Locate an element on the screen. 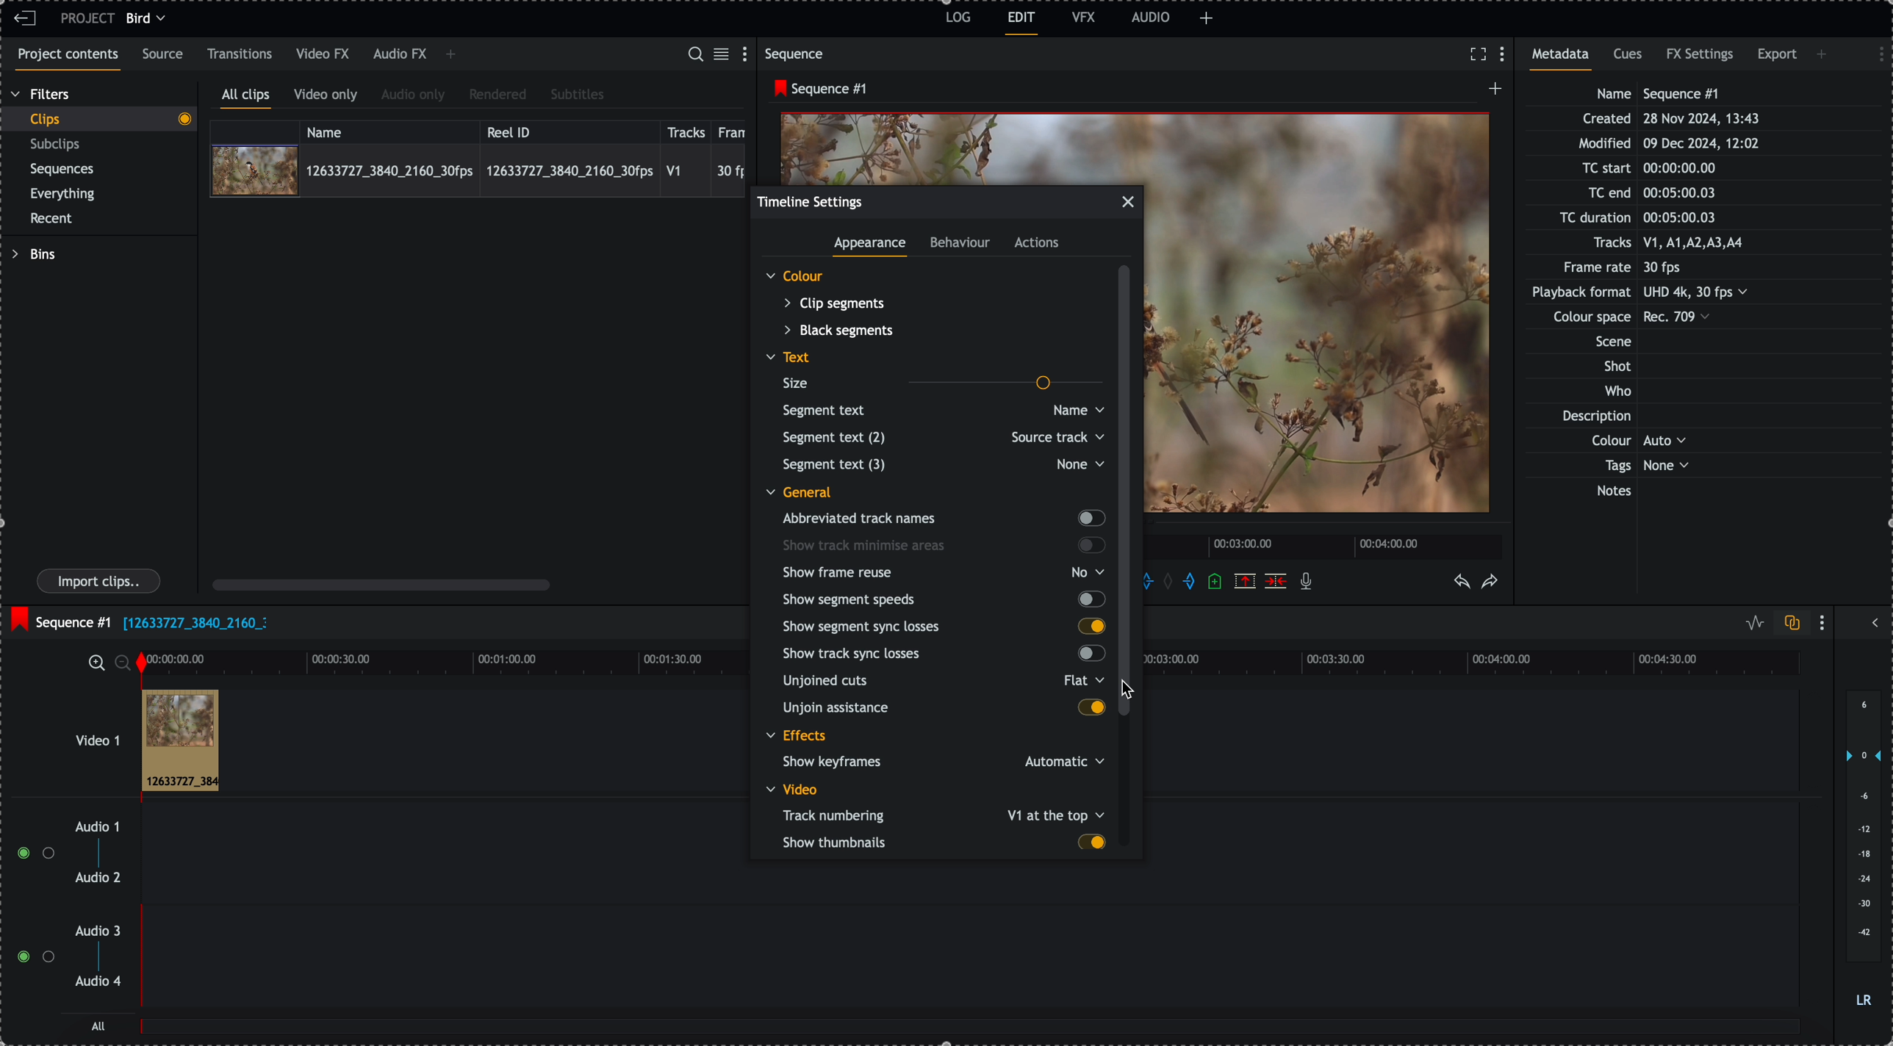 Image resolution: width=1893 pixels, height=1046 pixels. sequence is located at coordinates (797, 54).